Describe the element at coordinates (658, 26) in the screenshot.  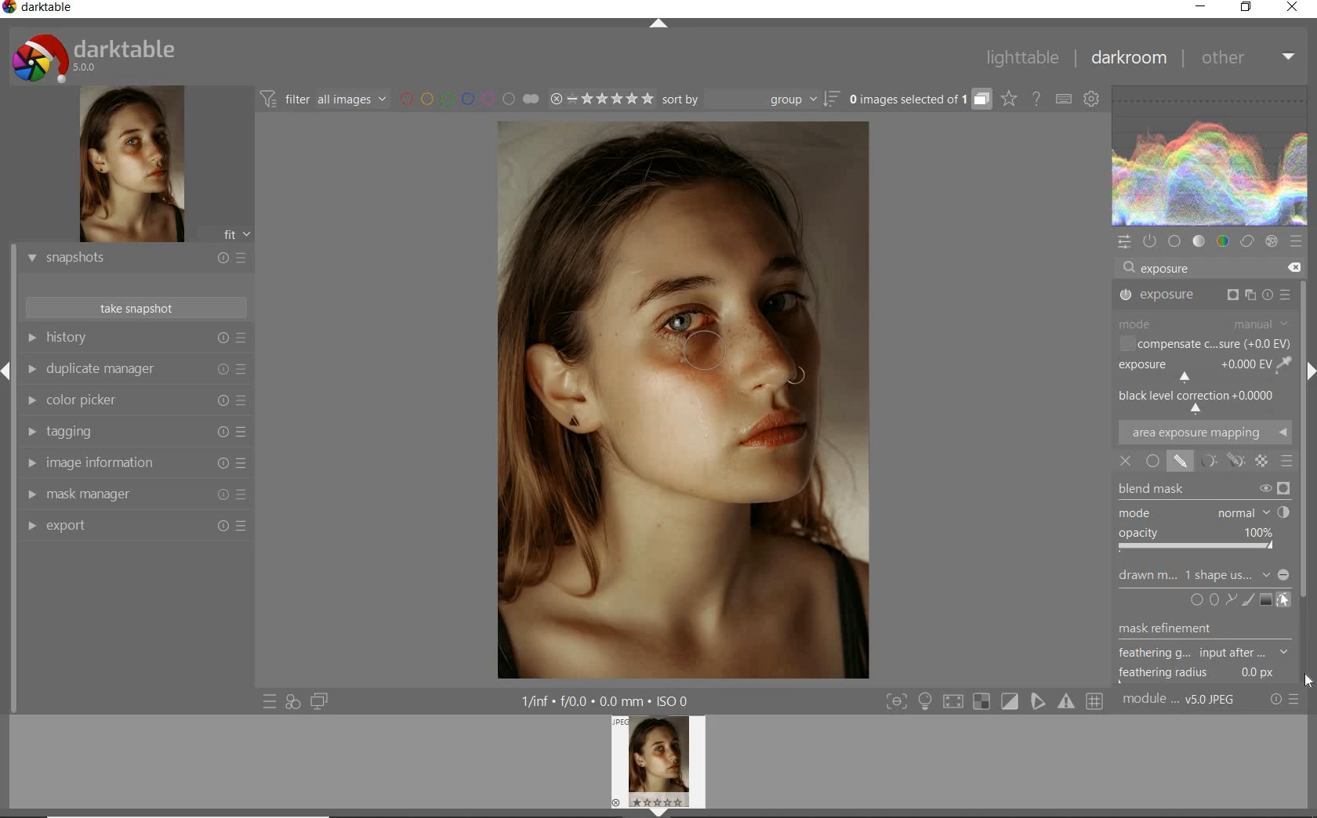
I see `expand/collapse` at that location.